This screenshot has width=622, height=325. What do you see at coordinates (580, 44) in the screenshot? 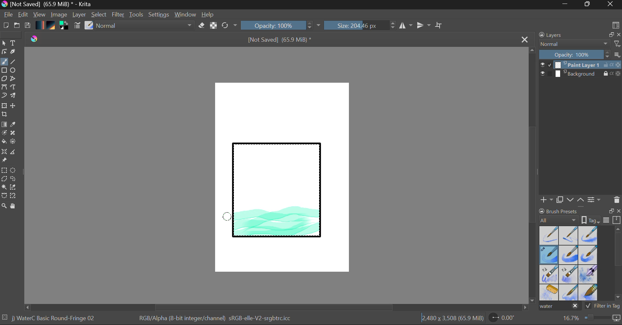
I see `Blending Mode` at bounding box center [580, 44].